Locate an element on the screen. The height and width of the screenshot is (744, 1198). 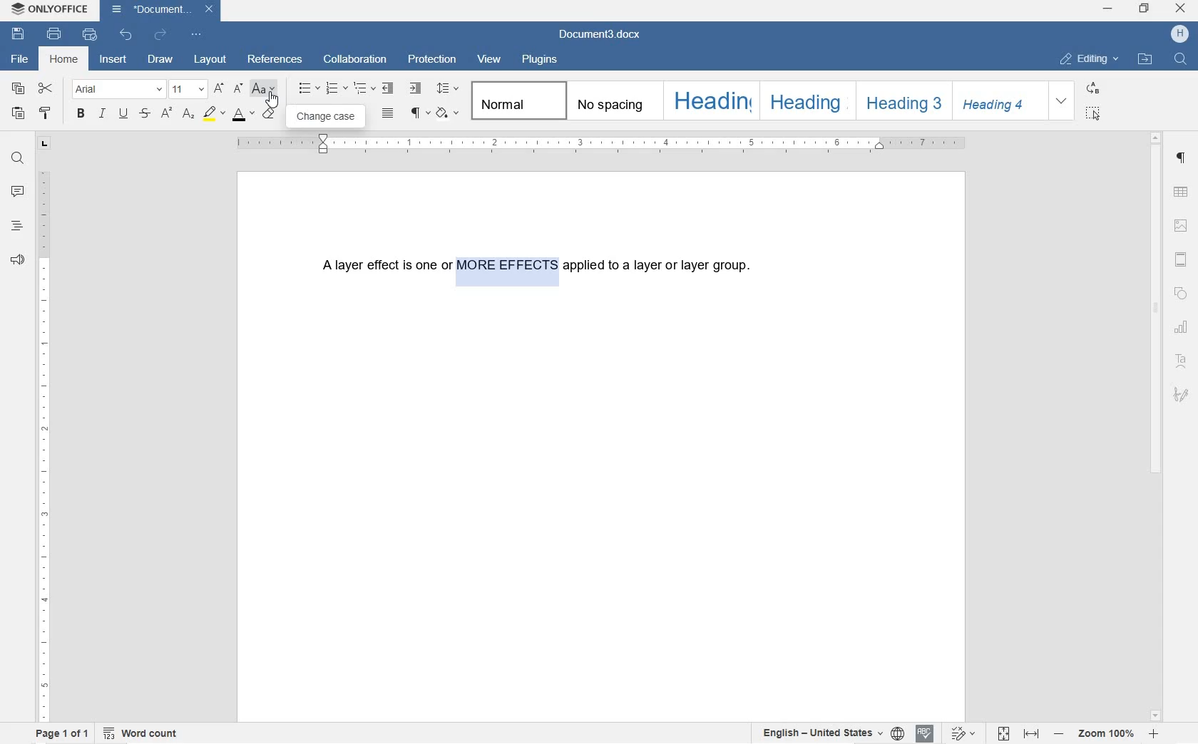
ITALIC is located at coordinates (103, 114).